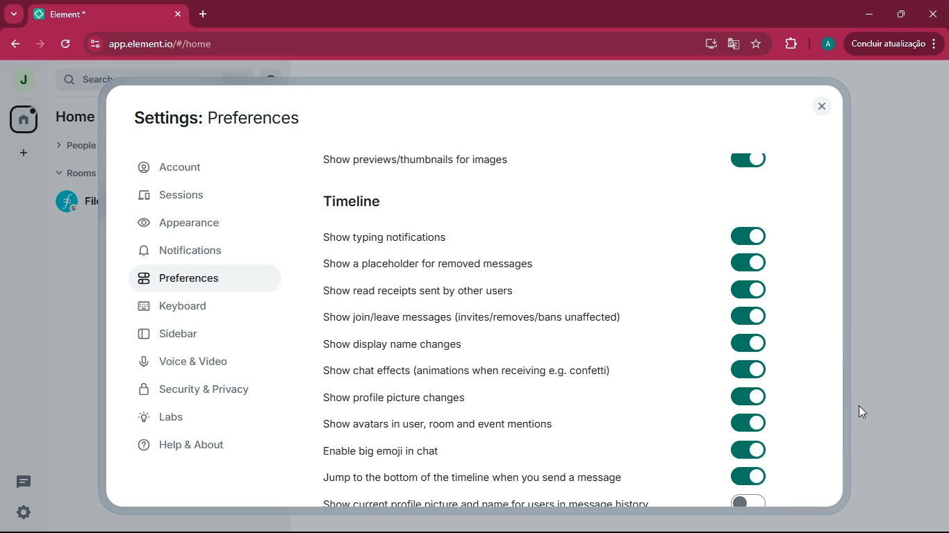 The width and height of the screenshot is (949, 533). I want to click on appearance, so click(196, 223).